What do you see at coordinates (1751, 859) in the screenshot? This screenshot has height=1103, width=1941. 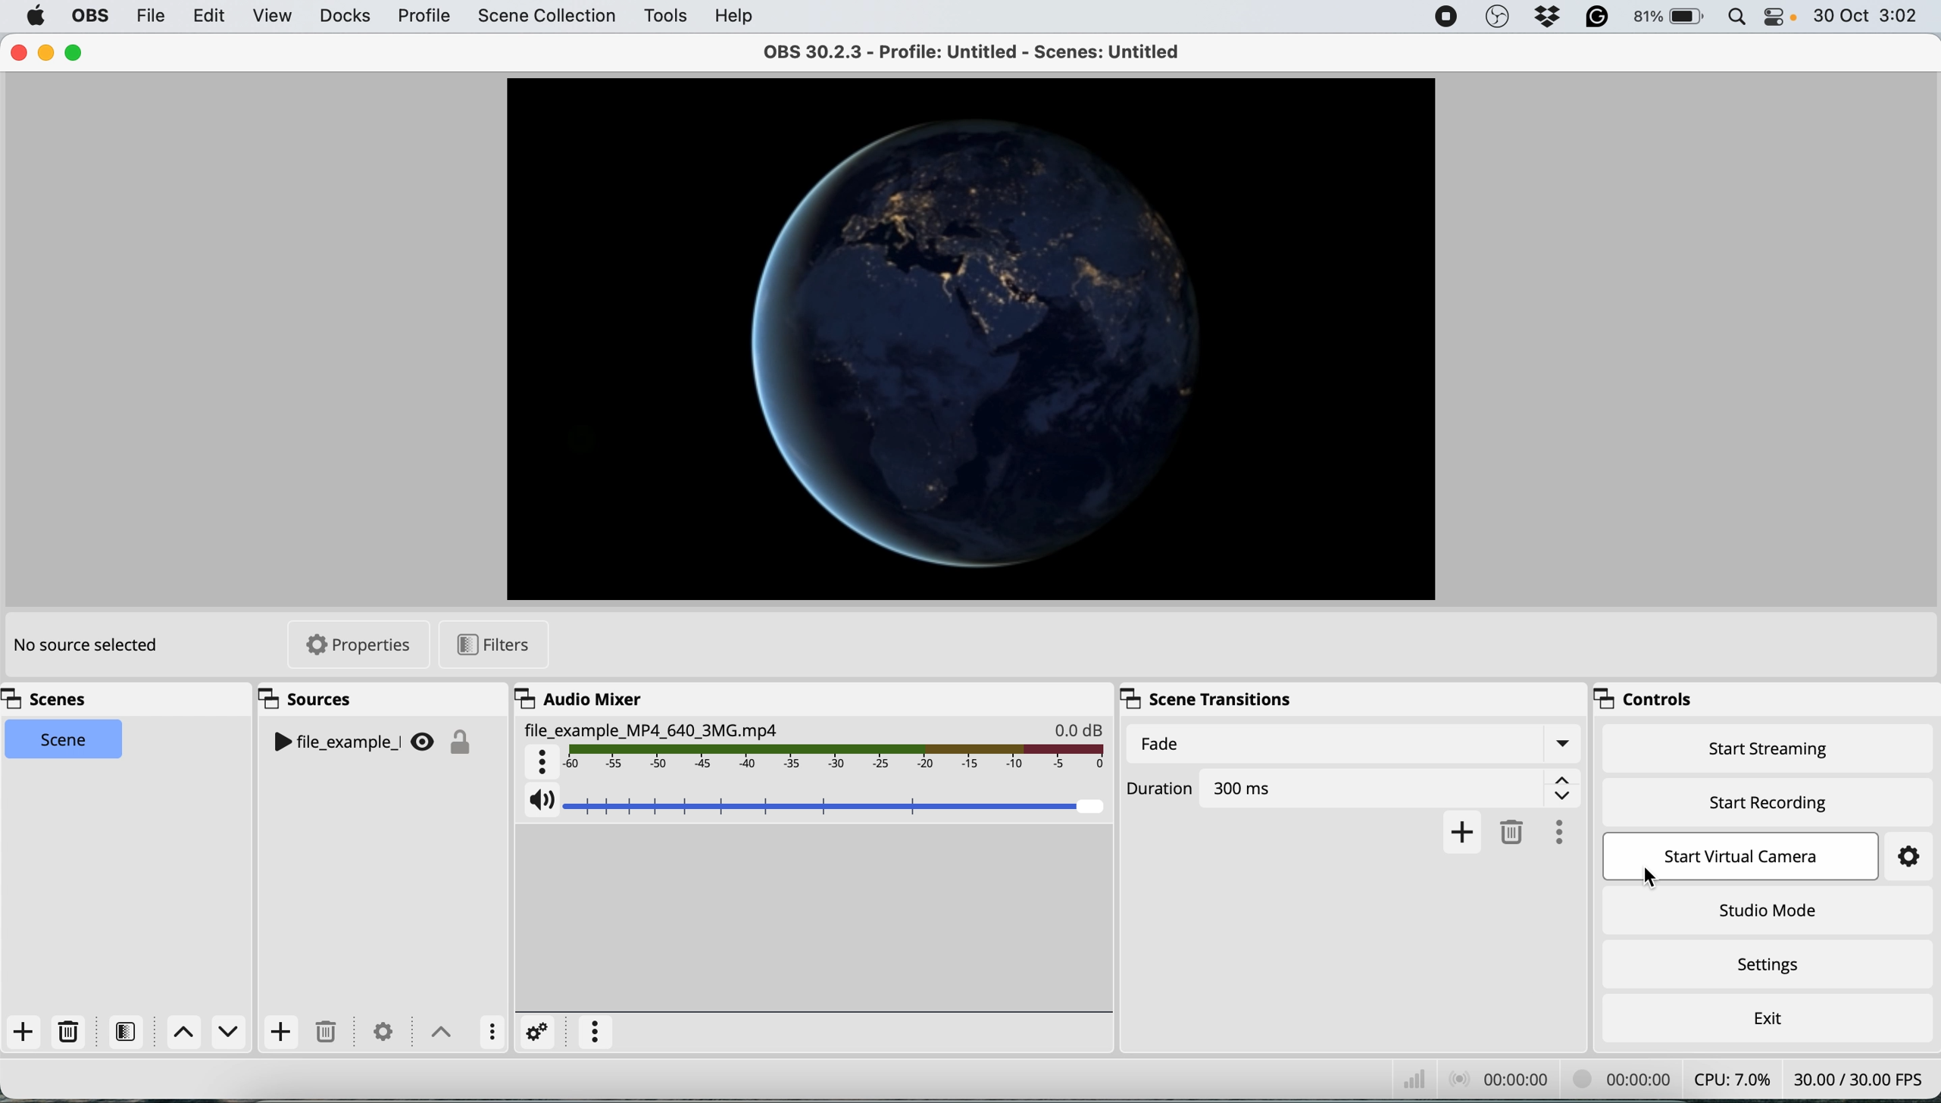 I see `start virtual camera` at bounding box center [1751, 859].